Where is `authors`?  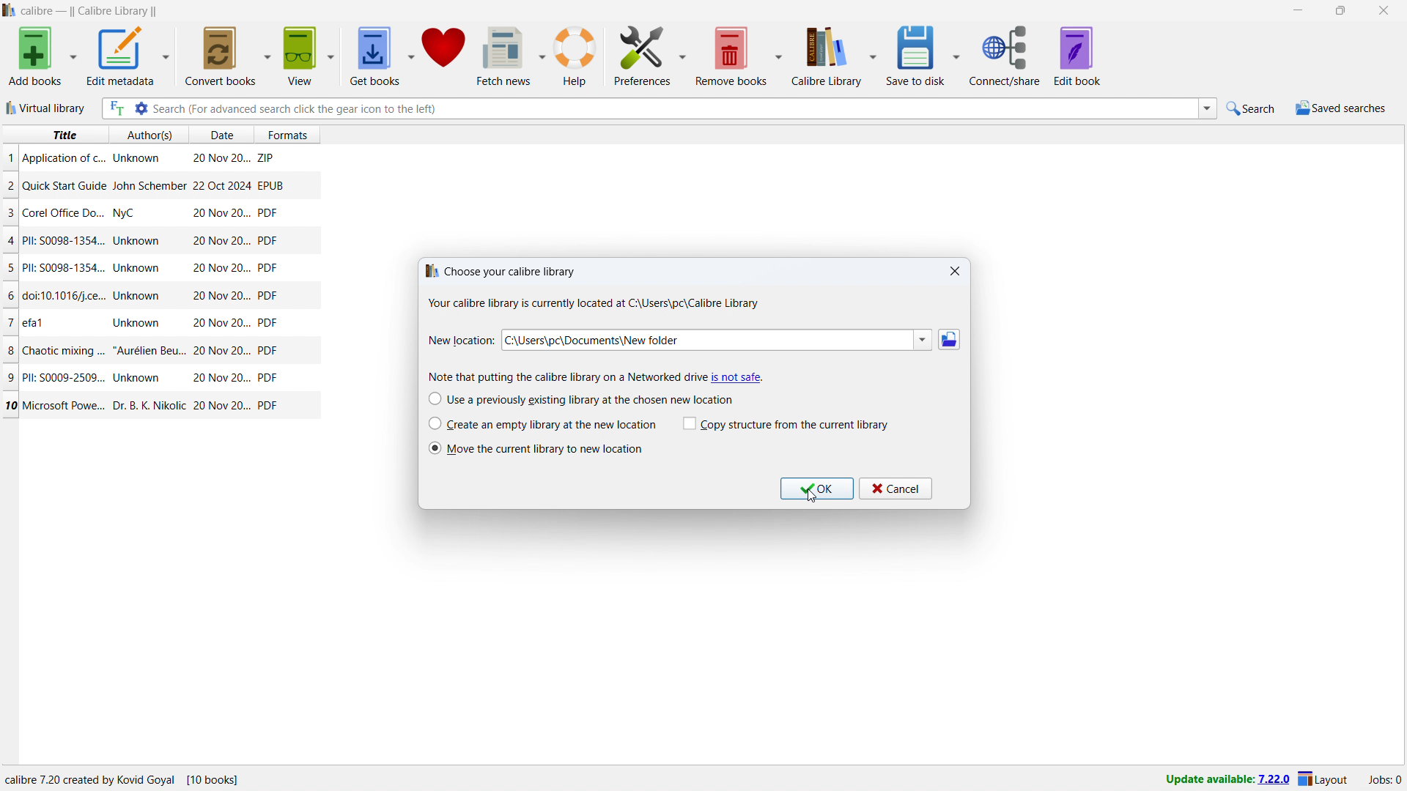
authors is located at coordinates (150, 135).